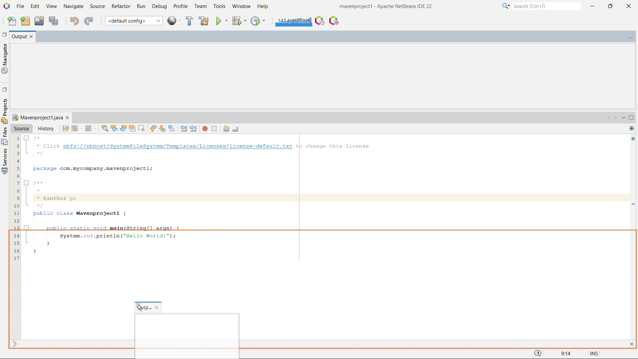  What do you see at coordinates (52, 6) in the screenshot?
I see `view` at bounding box center [52, 6].